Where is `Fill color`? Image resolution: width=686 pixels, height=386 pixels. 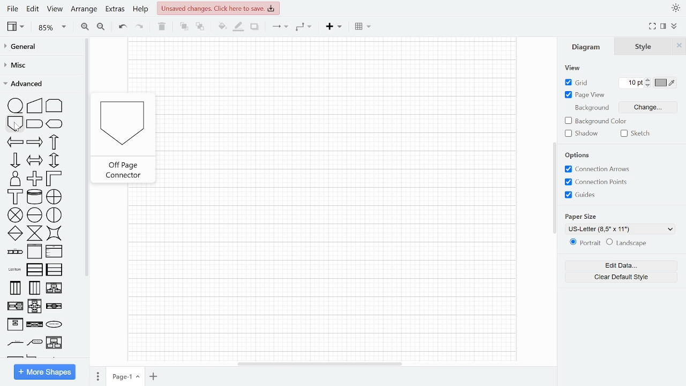
Fill color is located at coordinates (222, 28).